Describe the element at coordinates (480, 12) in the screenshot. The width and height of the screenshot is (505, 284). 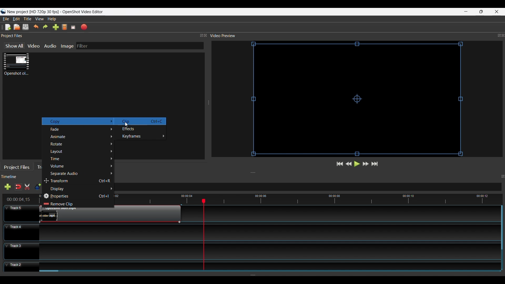
I see `Restore` at that location.